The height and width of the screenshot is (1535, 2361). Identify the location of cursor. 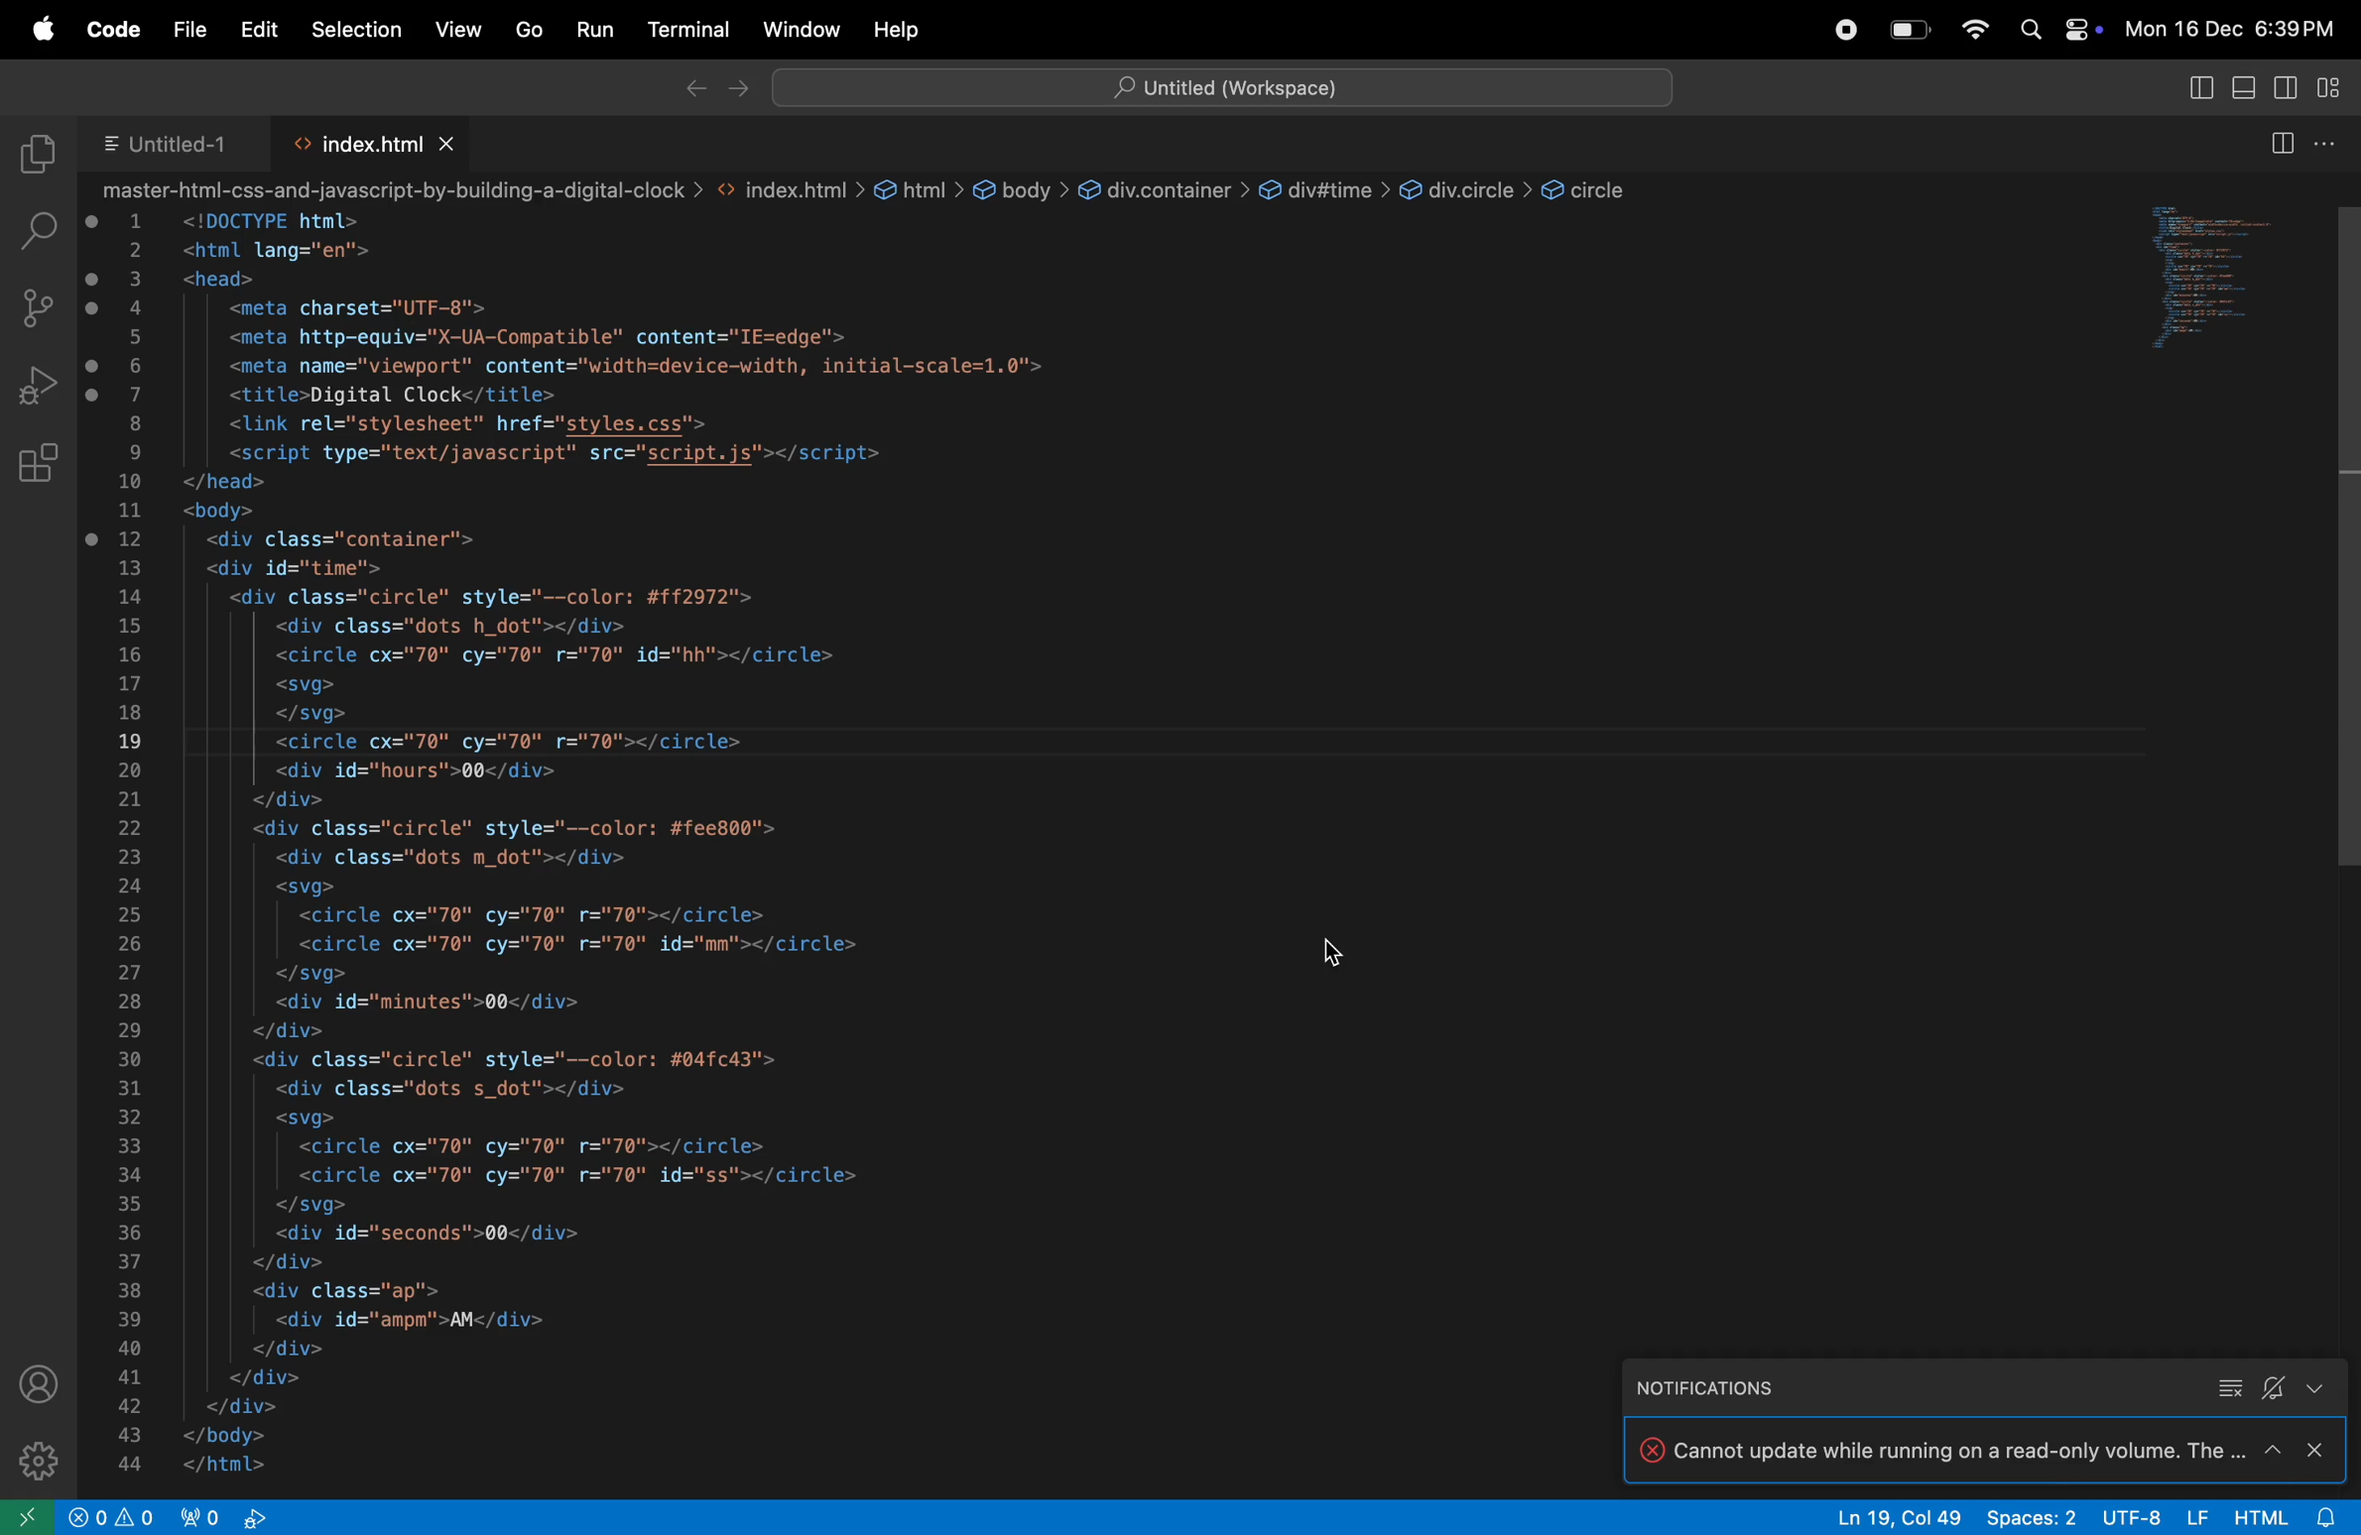
(1344, 952).